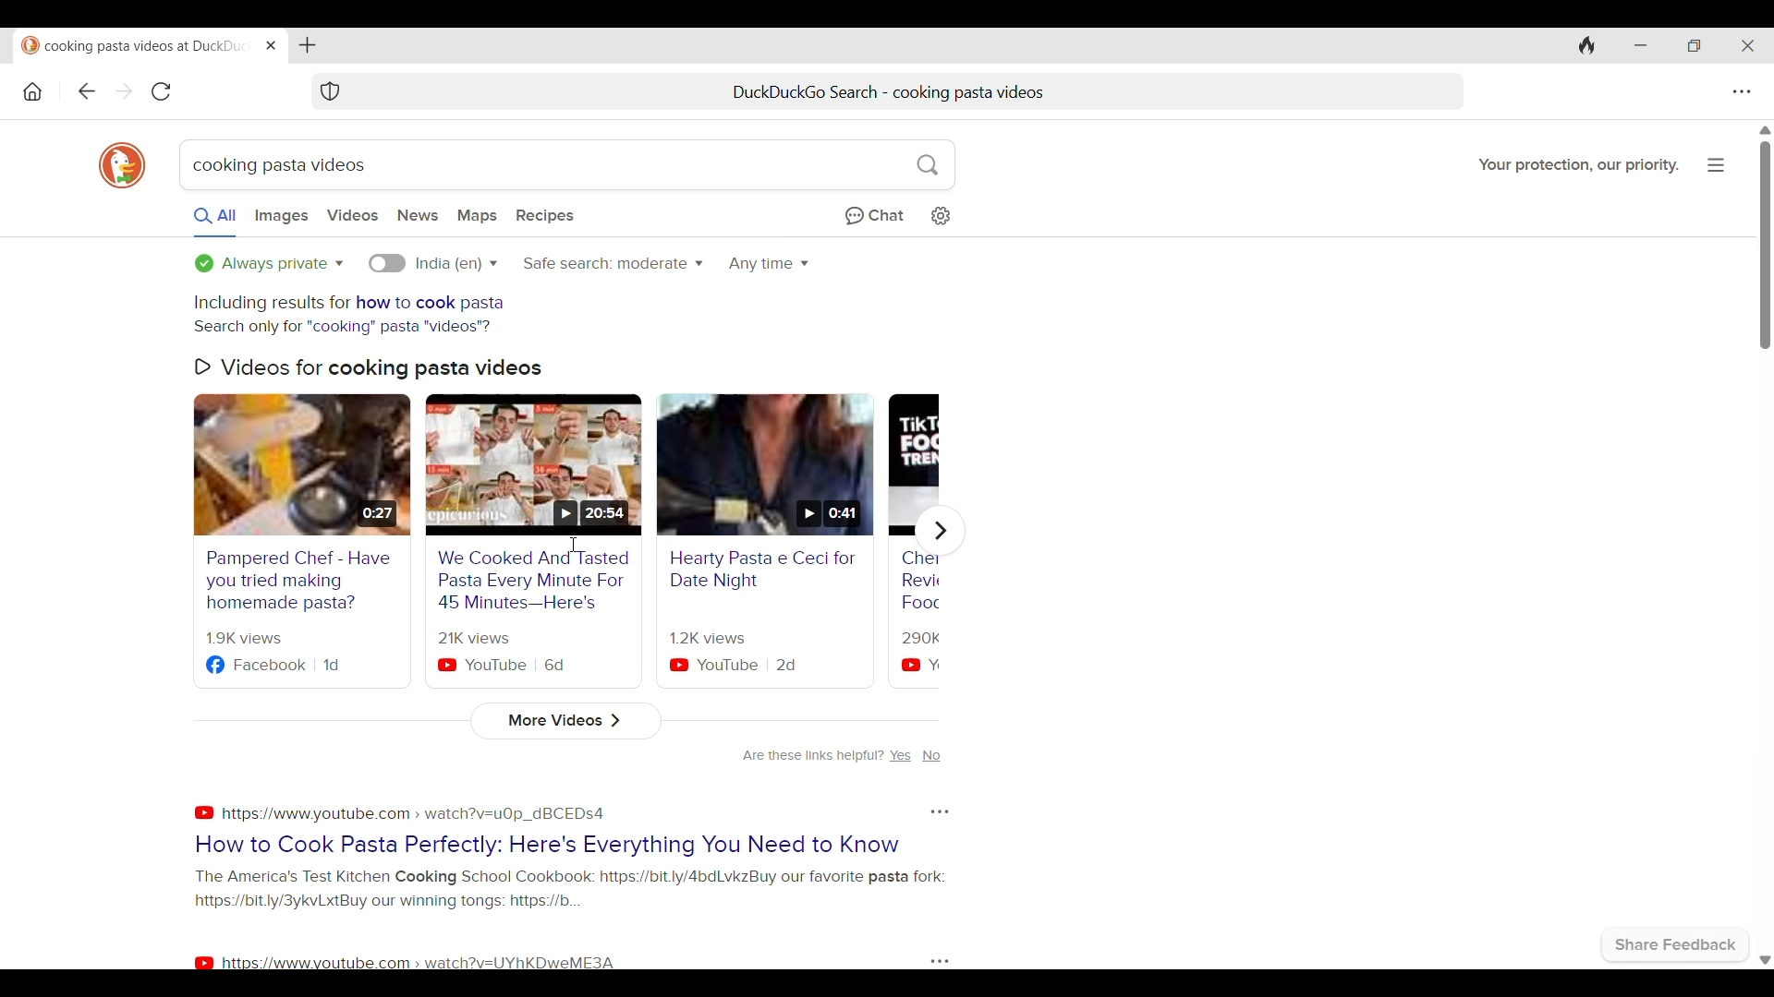 The height and width of the screenshot is (997, 1774). What do you see at coordinates (614, 263) in the screenshot?
I see `Safe search options` at bounding box center [614, 263].